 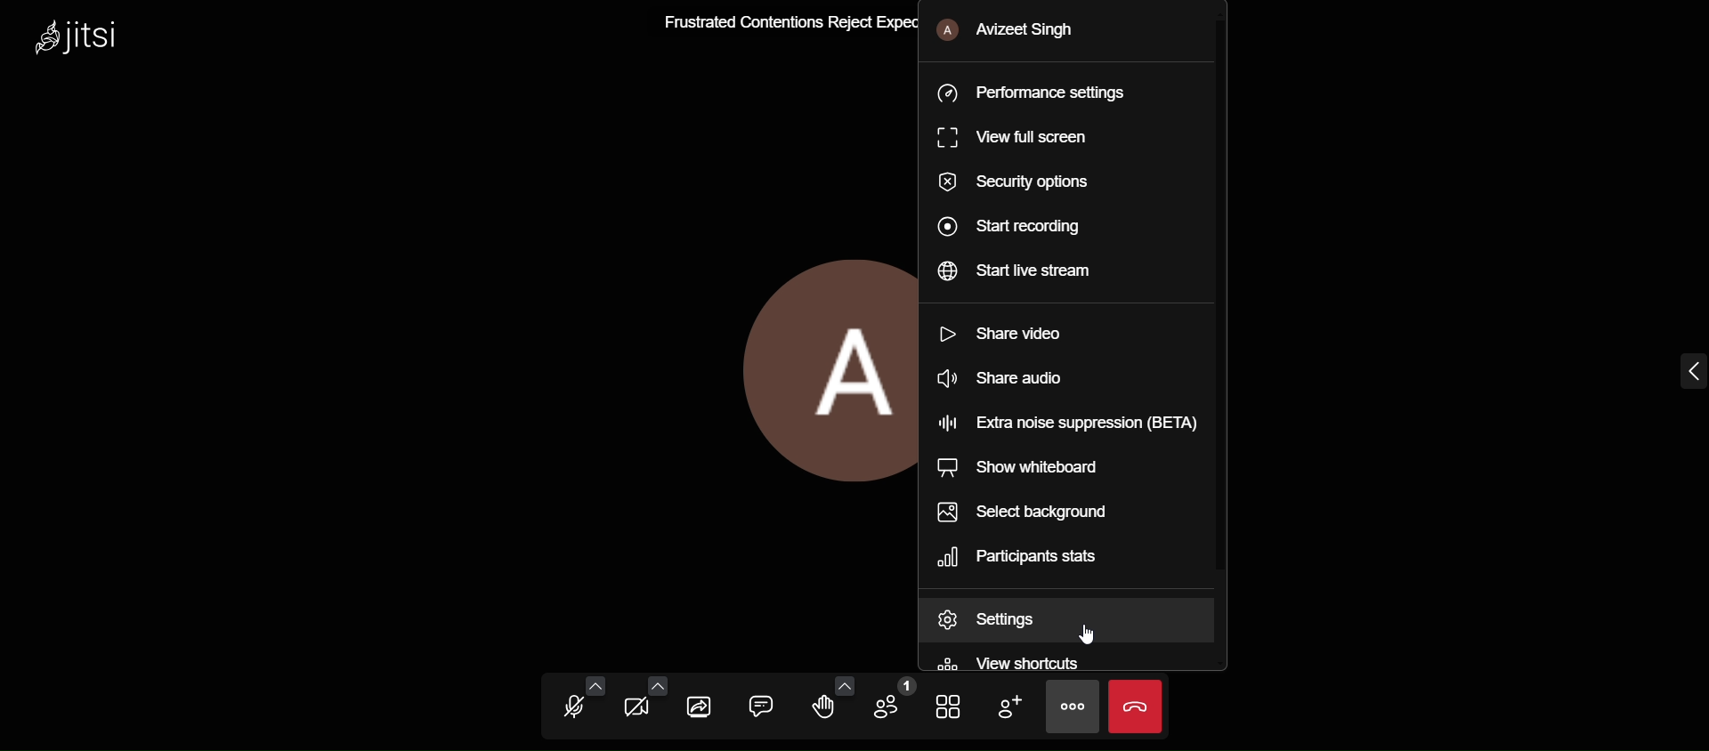 What do you see at coordinates (635, 707) in the screenshot?
I see `start camera` at bounding box center [635, 707].